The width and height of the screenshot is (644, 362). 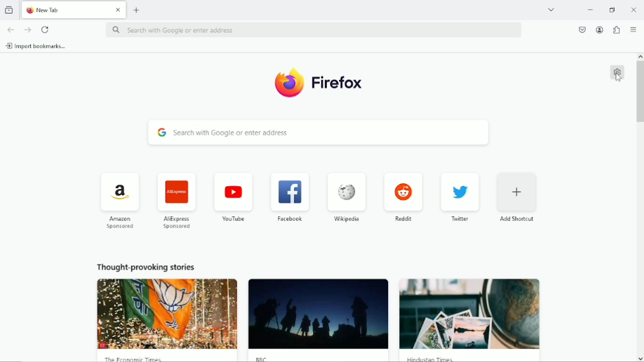 I want to click on View recent browsing across windows and devices, so click(x=10, y=9).